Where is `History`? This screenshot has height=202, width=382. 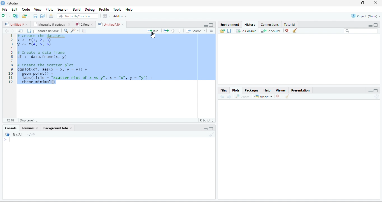
History is located at coordinates (250, 25).